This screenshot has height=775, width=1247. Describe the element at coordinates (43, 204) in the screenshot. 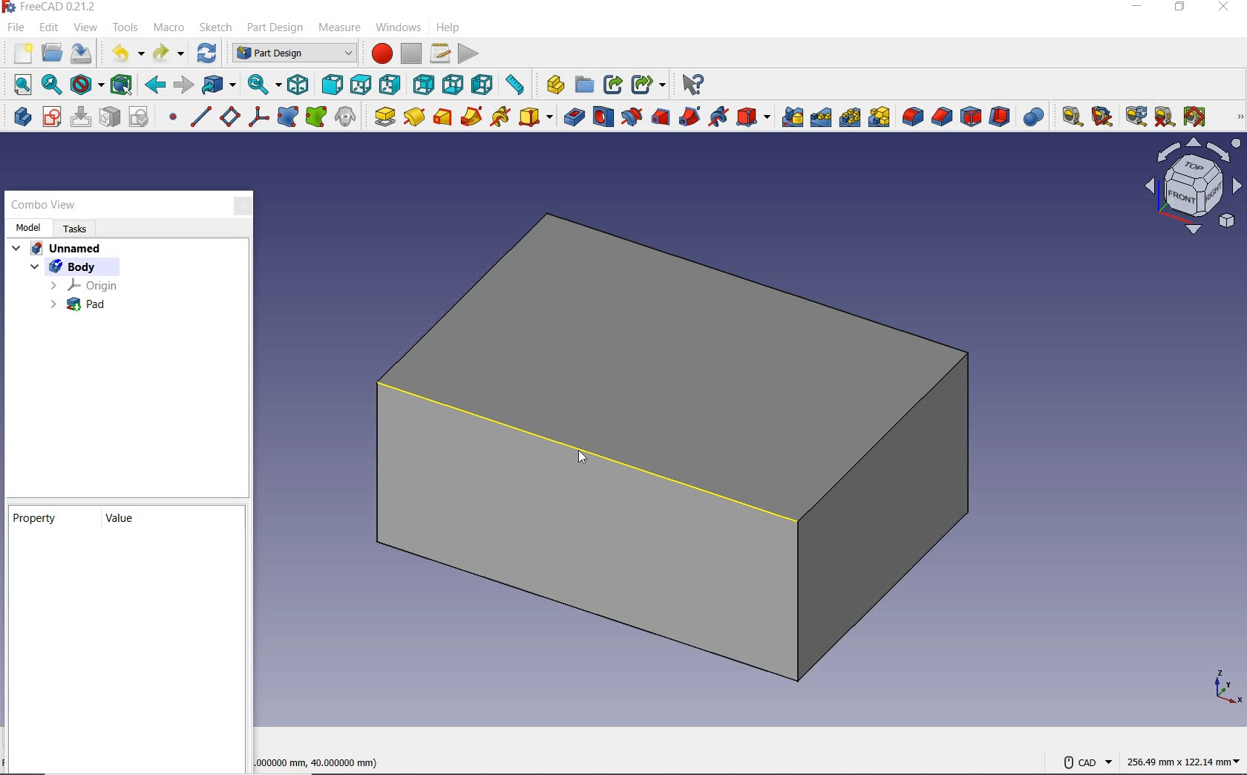

I see `combo view` at that location.